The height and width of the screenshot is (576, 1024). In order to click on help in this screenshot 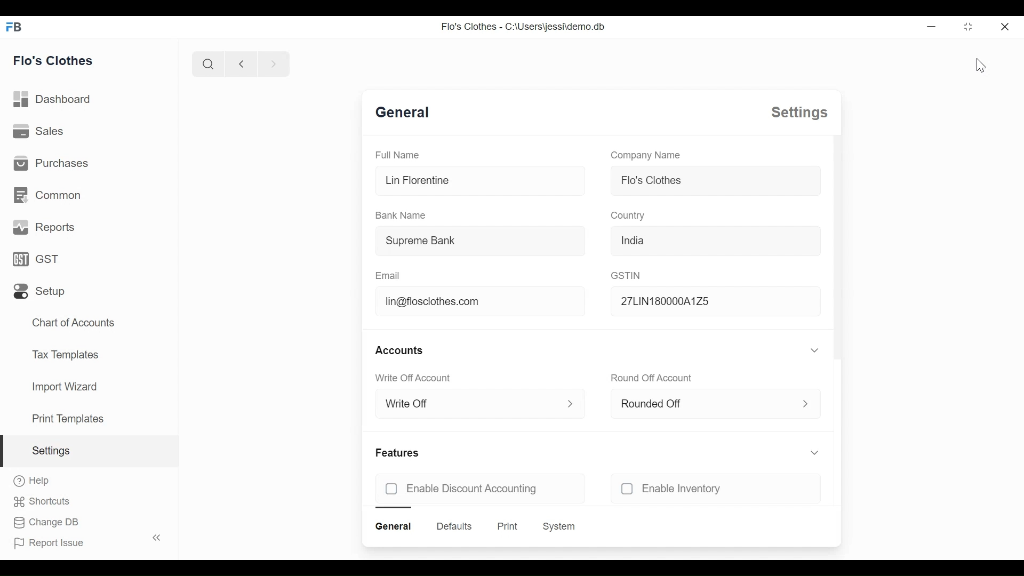, I will do `click(32, 481)`.